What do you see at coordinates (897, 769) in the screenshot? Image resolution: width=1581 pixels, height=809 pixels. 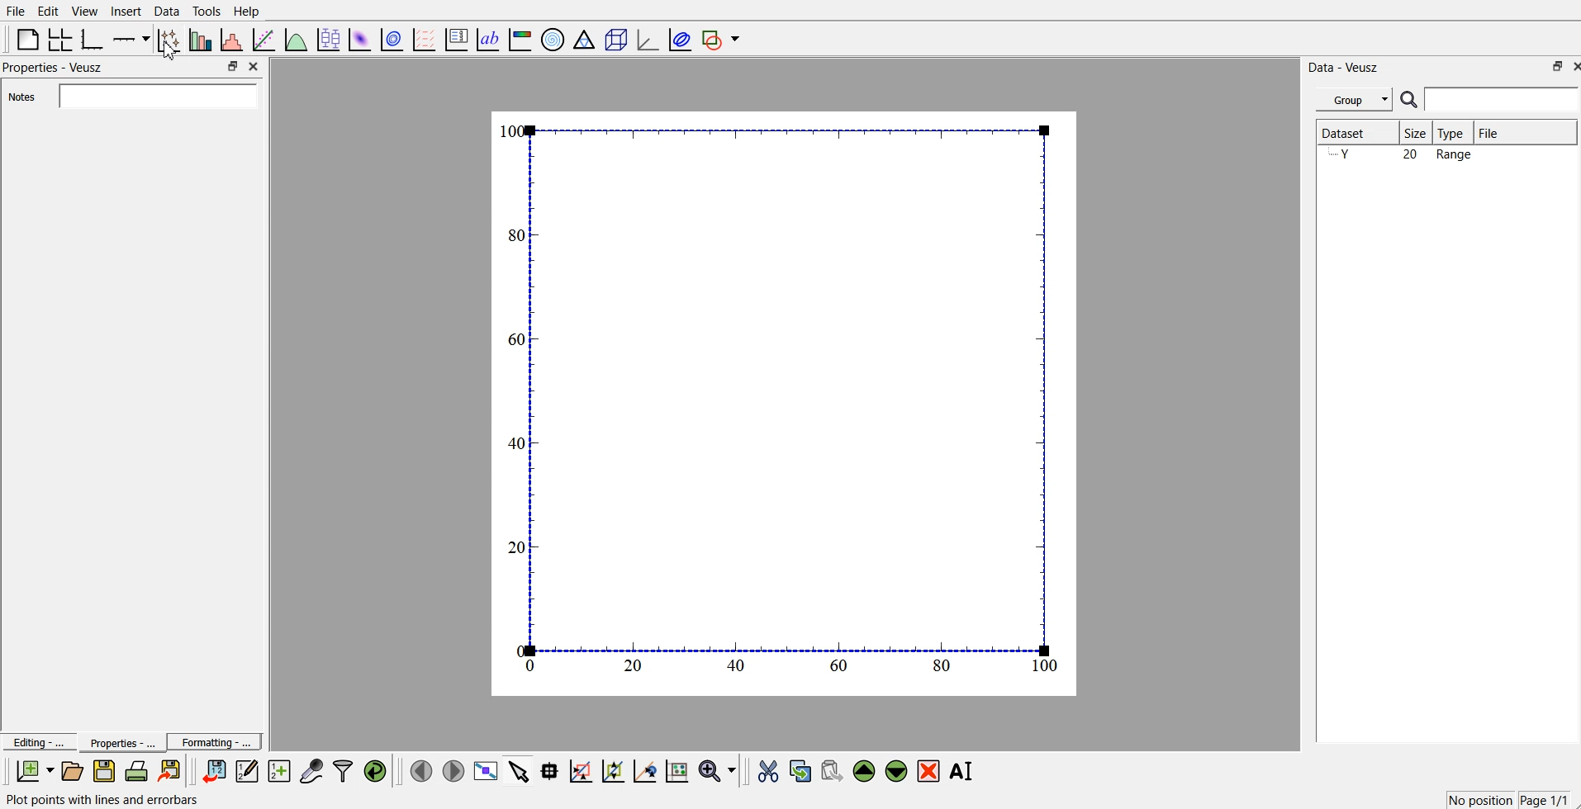 I see `move down` at bounding box center [897, 769].